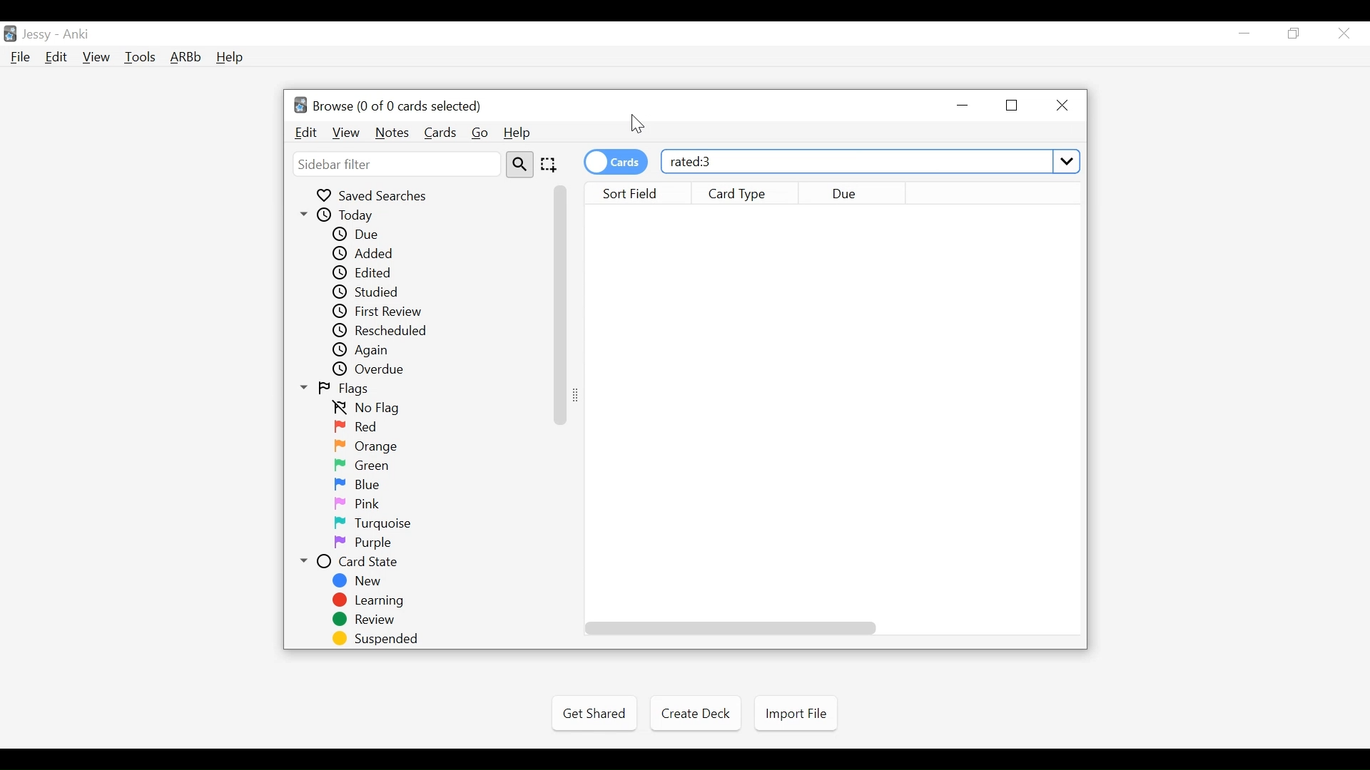 The height and width of the screenshot is (770, 1370). Describe the element at coordinates (308, 133) in the screenshot. I see `Edit` at that location.